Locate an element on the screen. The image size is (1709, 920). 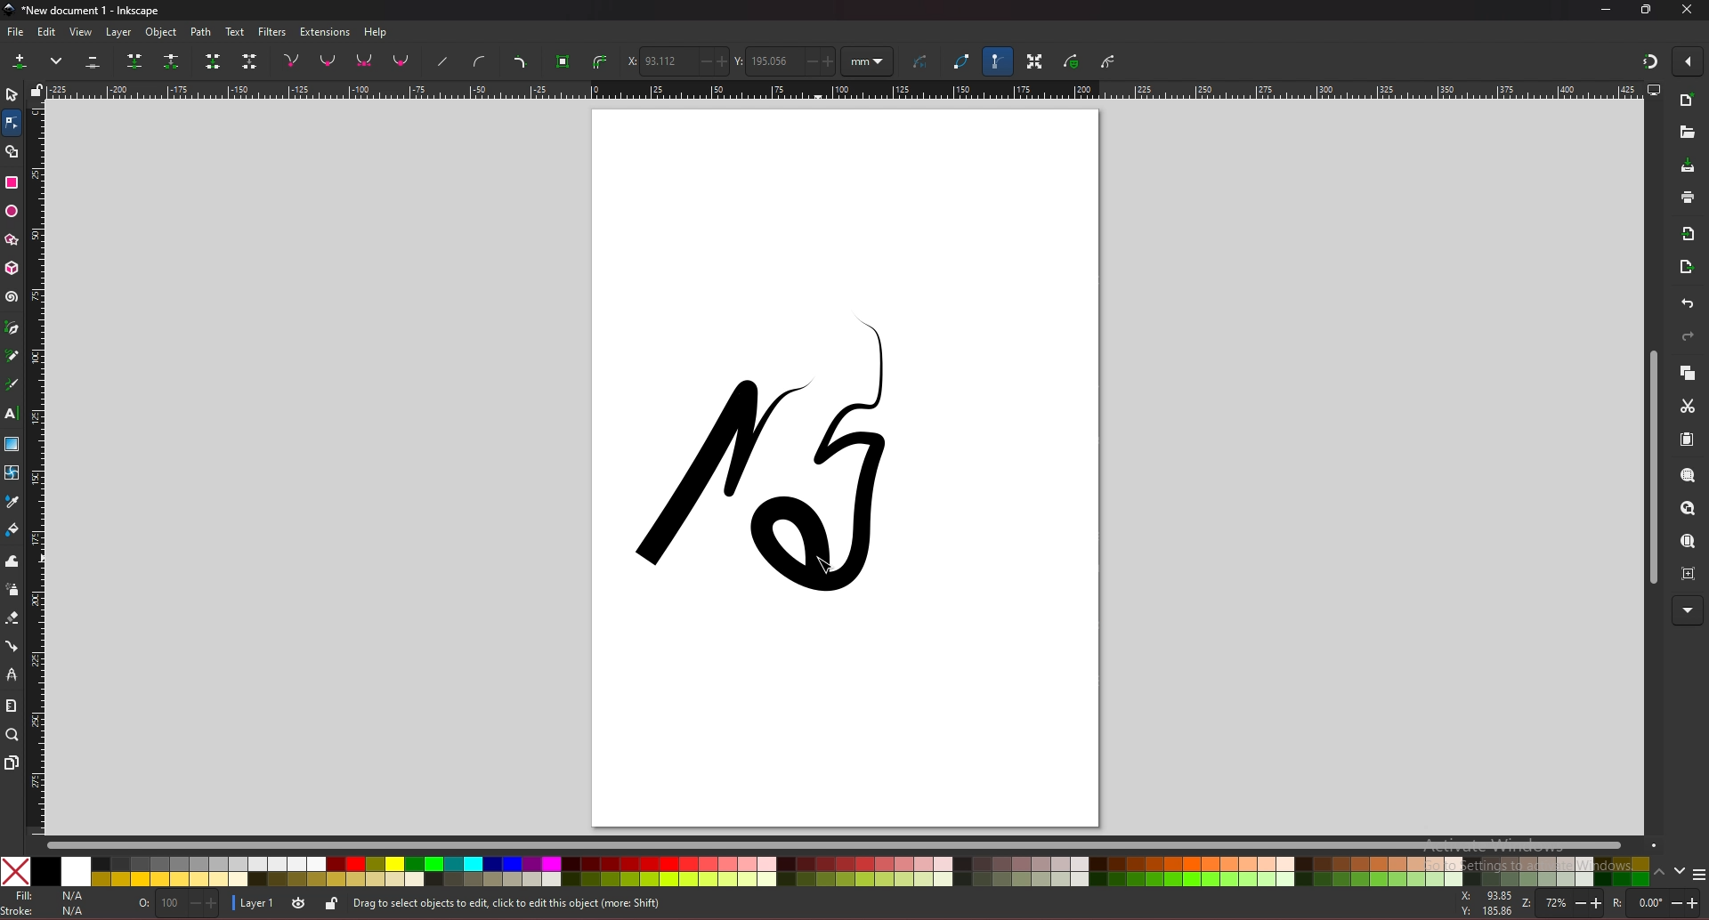
smooth node is located at coordinates (328, 60).